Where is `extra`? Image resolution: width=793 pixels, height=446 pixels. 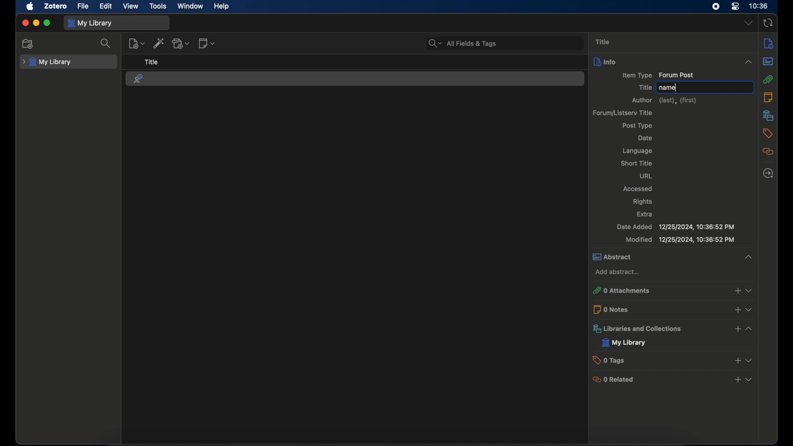 extra is located at coordinates (644, 214).